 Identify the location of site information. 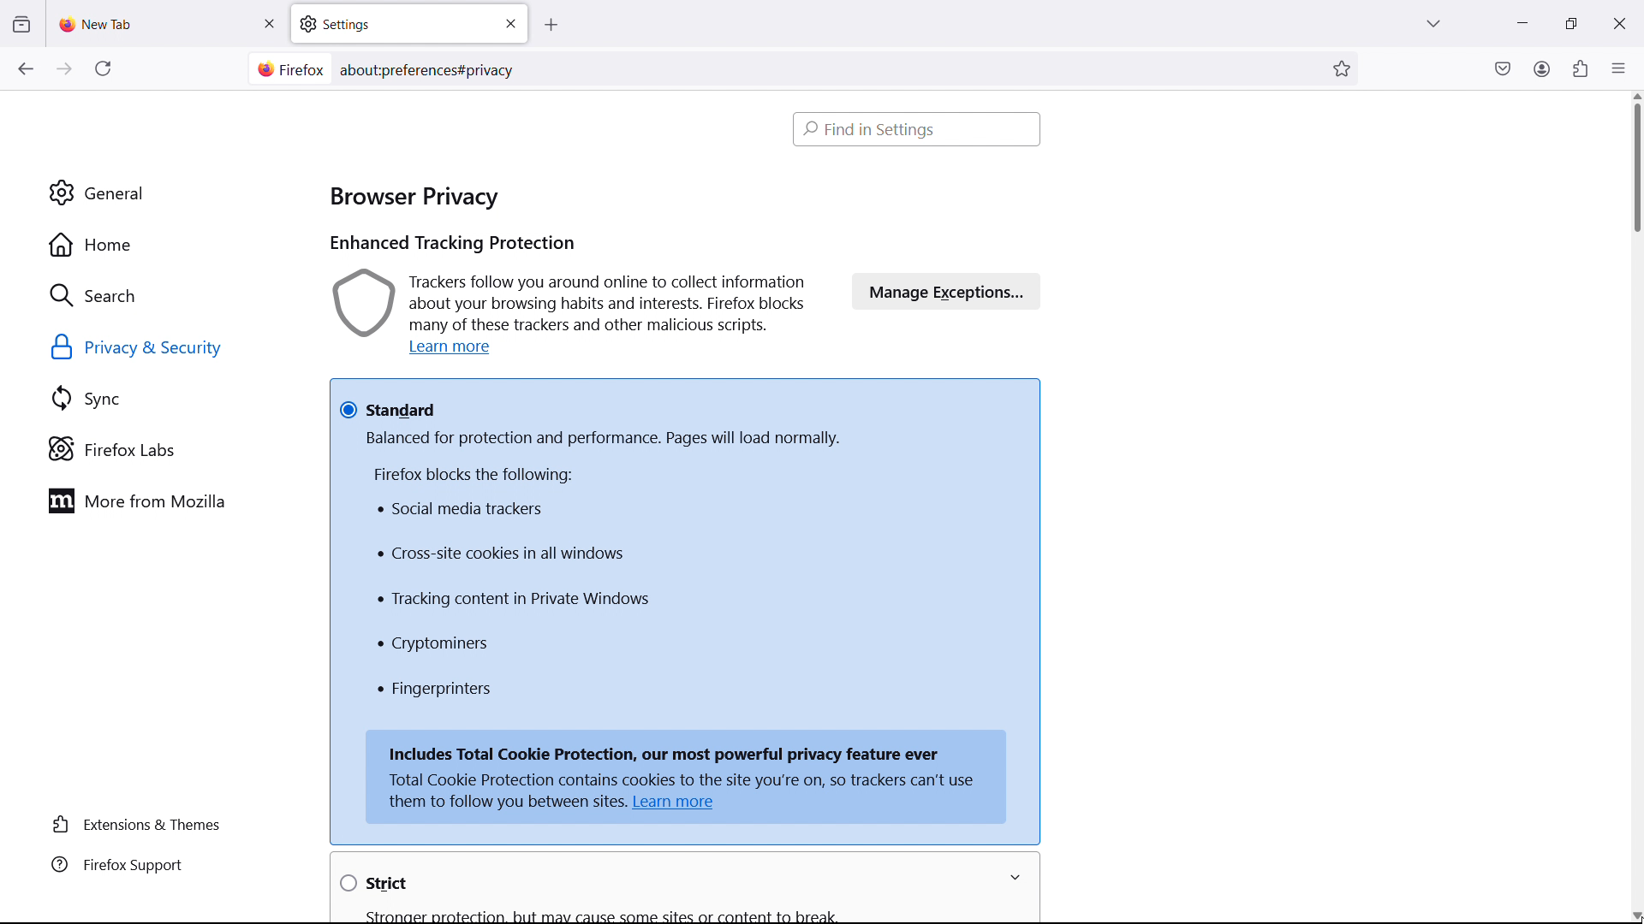
(288, 69).